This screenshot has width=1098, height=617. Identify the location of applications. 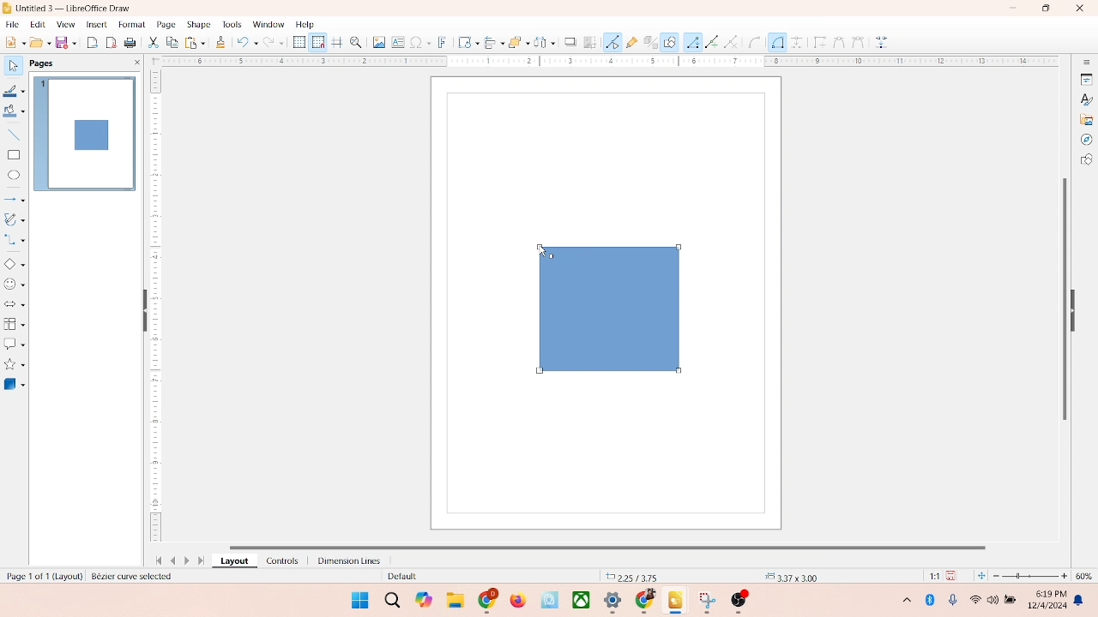
(618, 602).